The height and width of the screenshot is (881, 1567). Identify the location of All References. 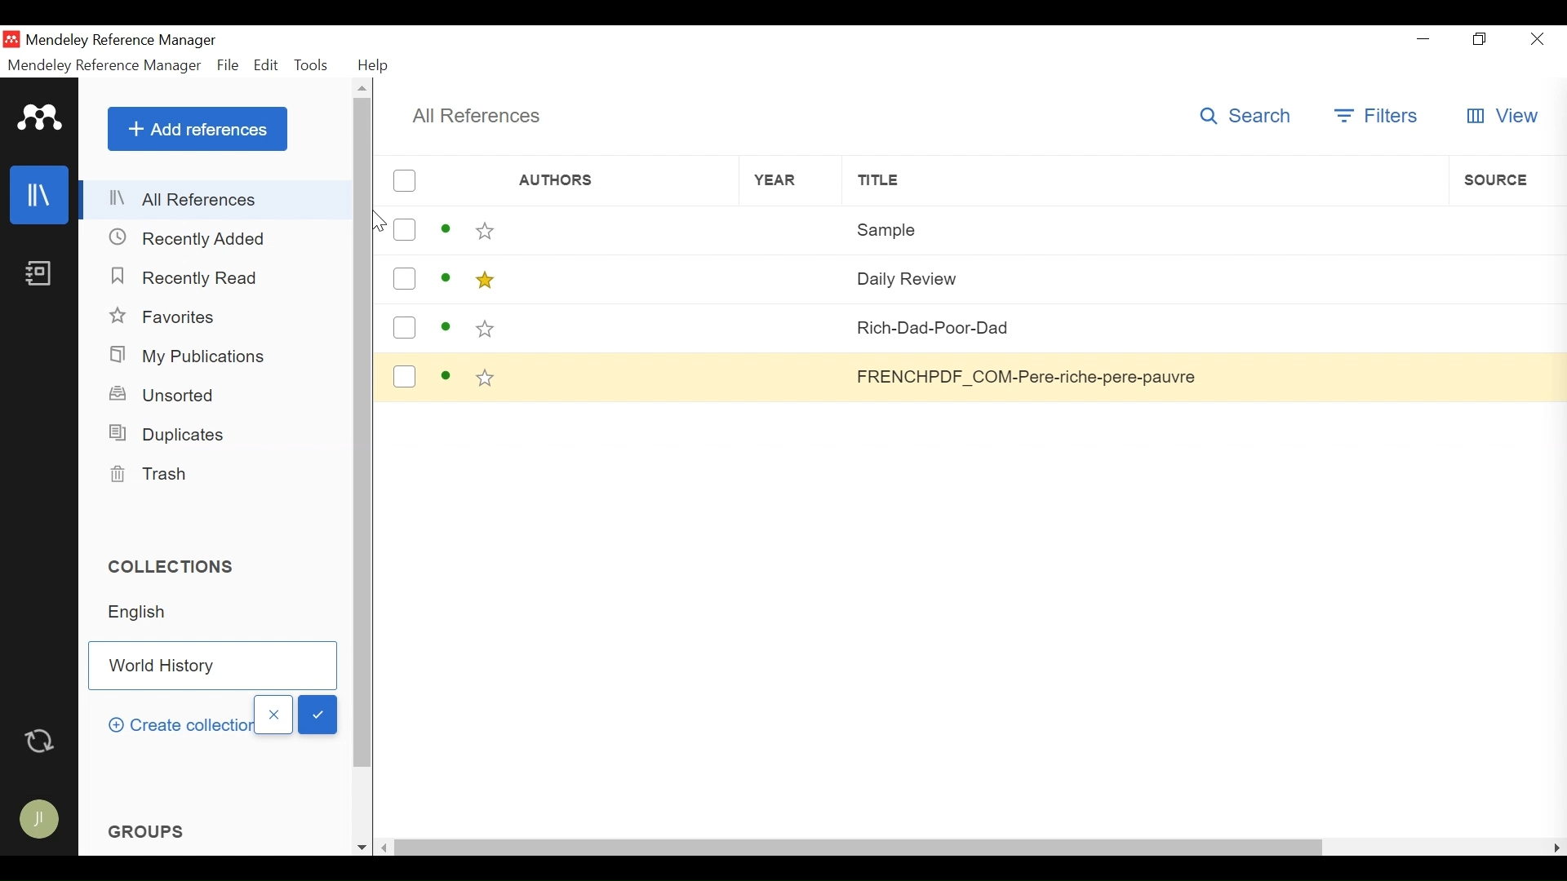
(476, 116).